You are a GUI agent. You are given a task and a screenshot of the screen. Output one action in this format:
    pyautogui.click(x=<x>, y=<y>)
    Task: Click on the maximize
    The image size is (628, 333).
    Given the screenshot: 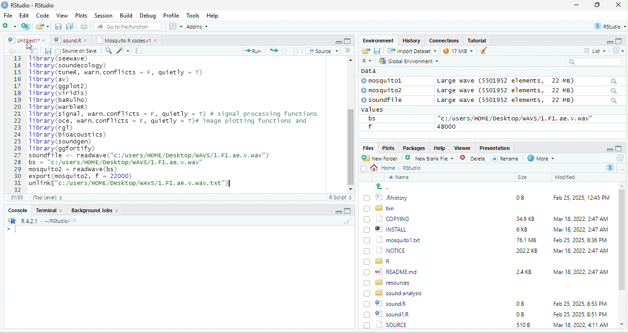 What is the action you would take?
    pyautogui.click(x=599, y=6)
    